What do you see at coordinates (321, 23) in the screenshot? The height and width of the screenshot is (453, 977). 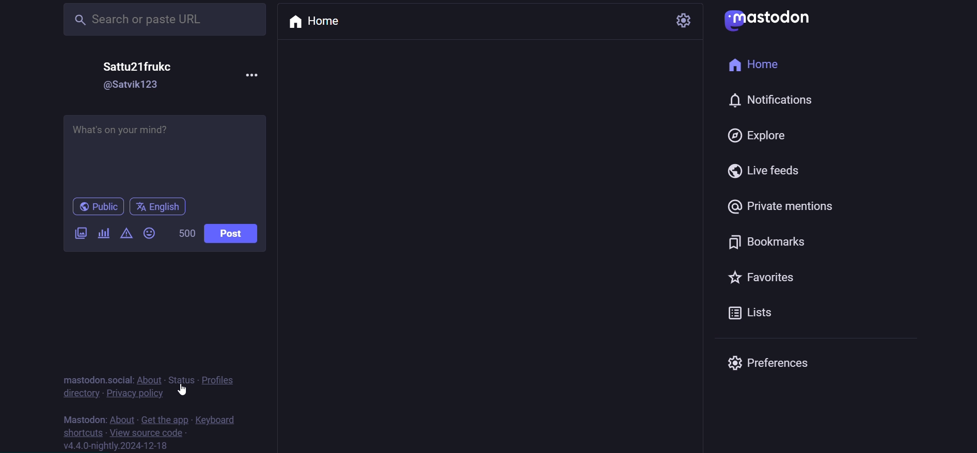 I see `home` at bounding box center [321, 23].